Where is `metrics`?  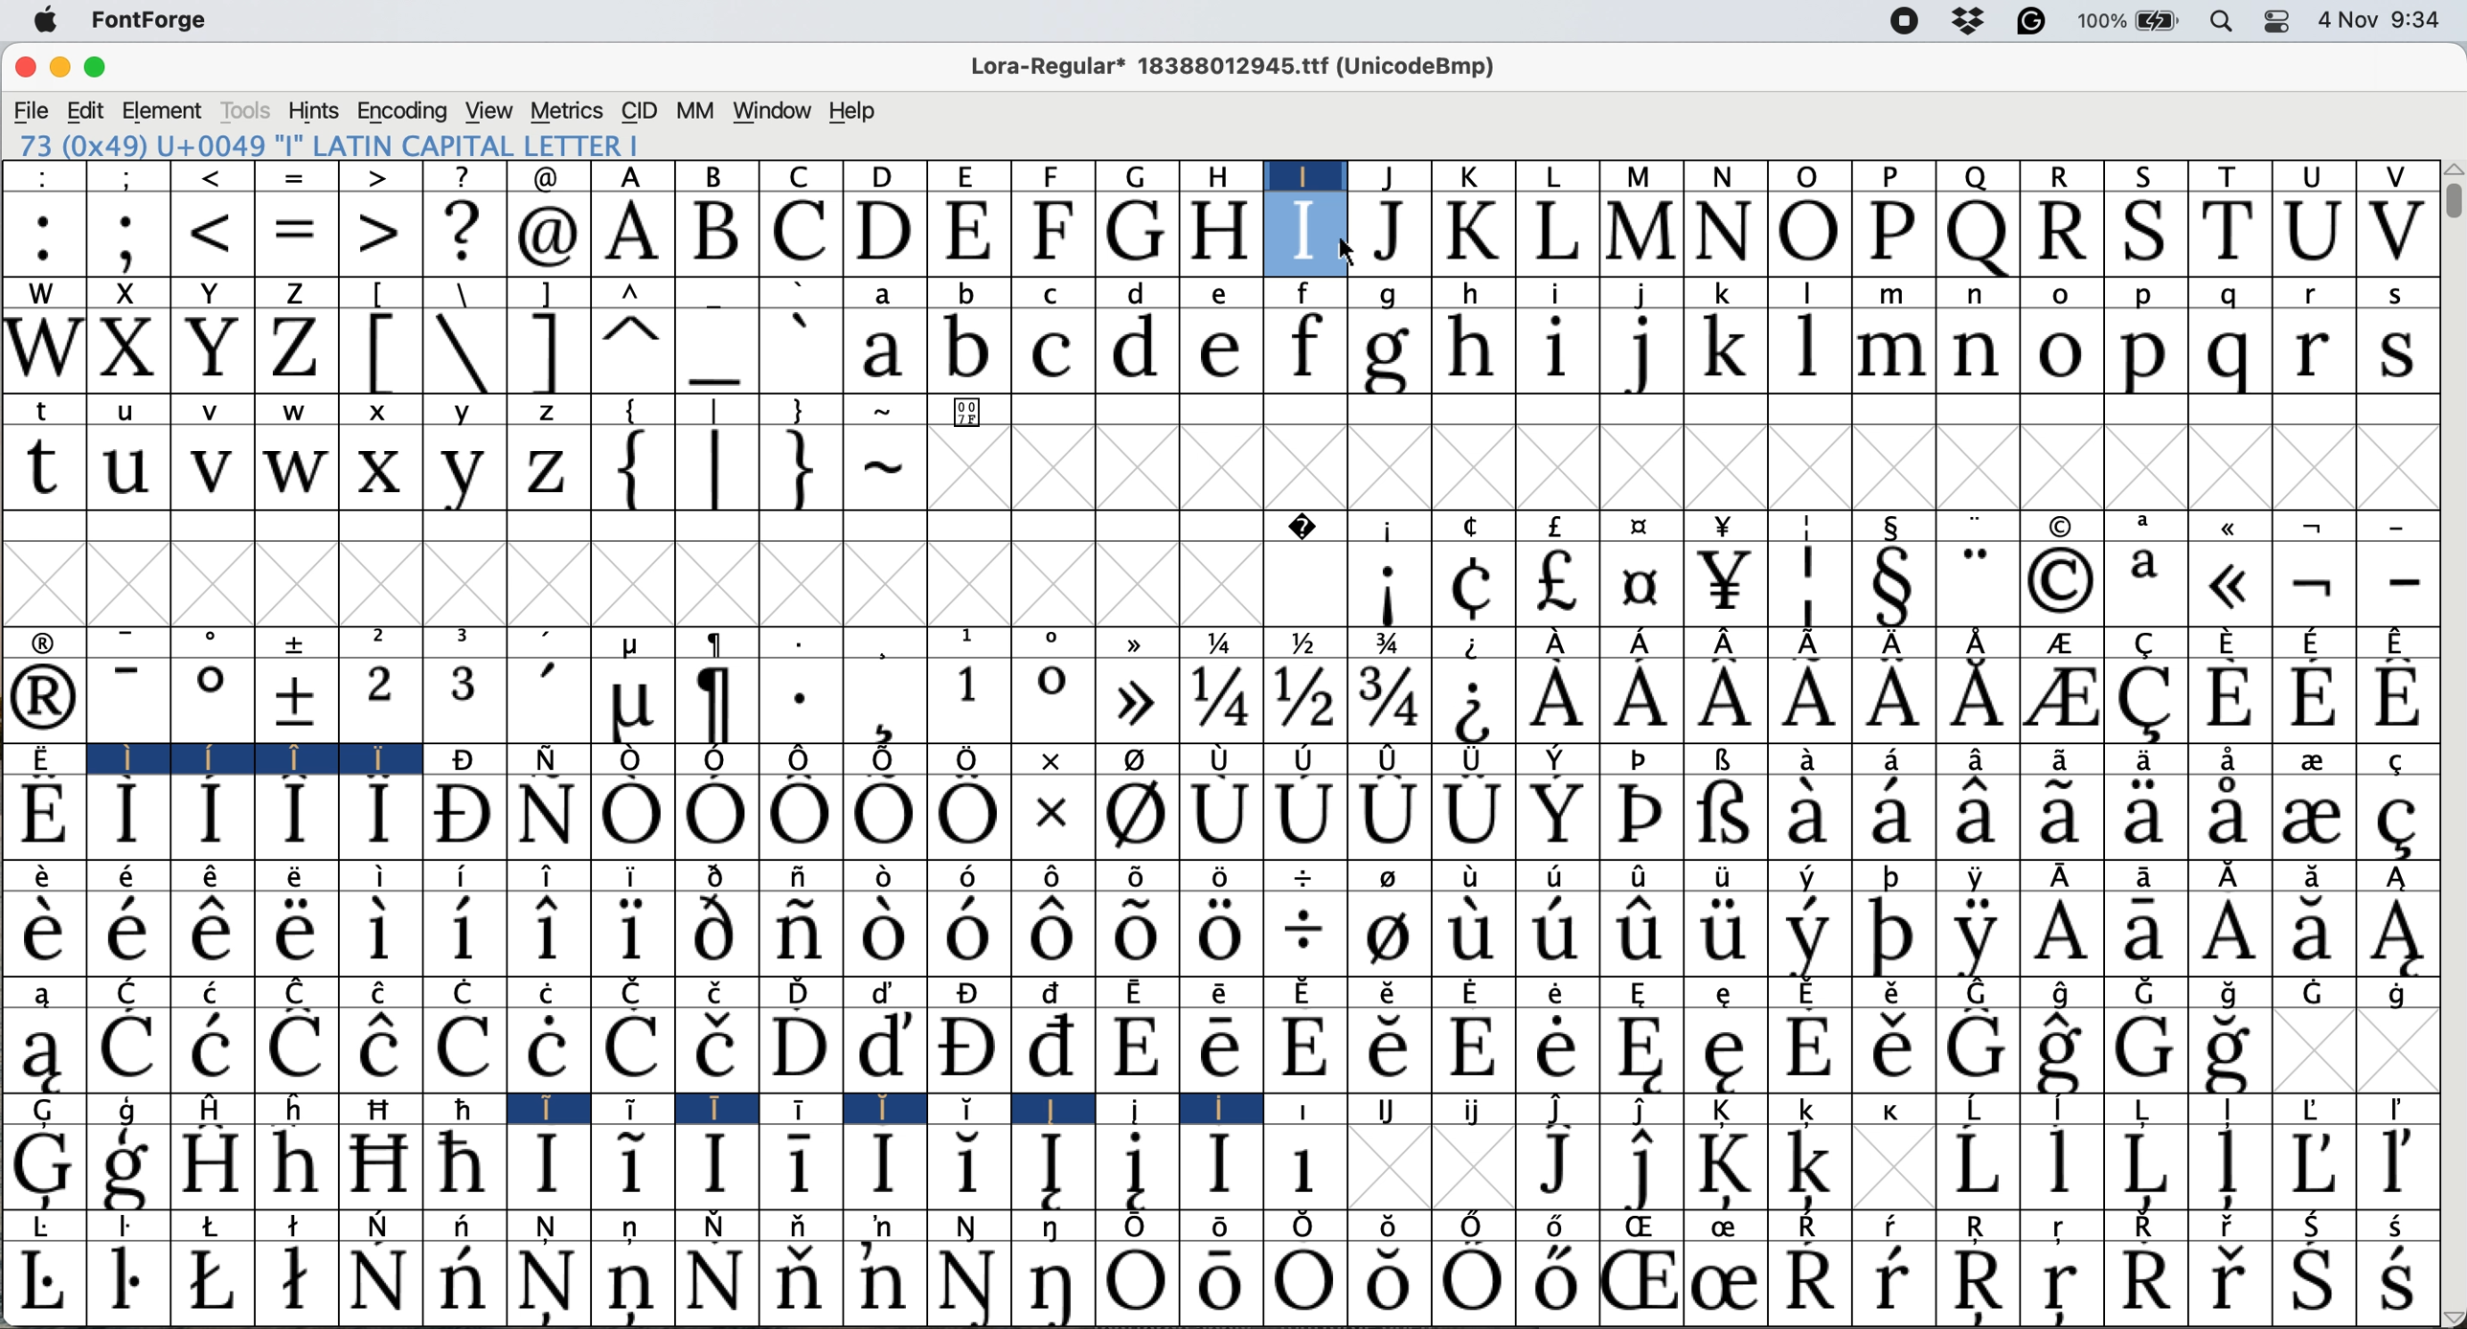
metrics is located at coordinates (564, 111).